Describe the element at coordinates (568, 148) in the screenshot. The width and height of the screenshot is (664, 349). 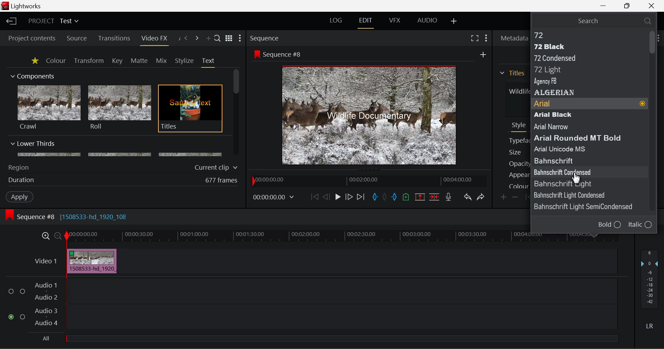
I see `Arial Unicode MS` at that location.